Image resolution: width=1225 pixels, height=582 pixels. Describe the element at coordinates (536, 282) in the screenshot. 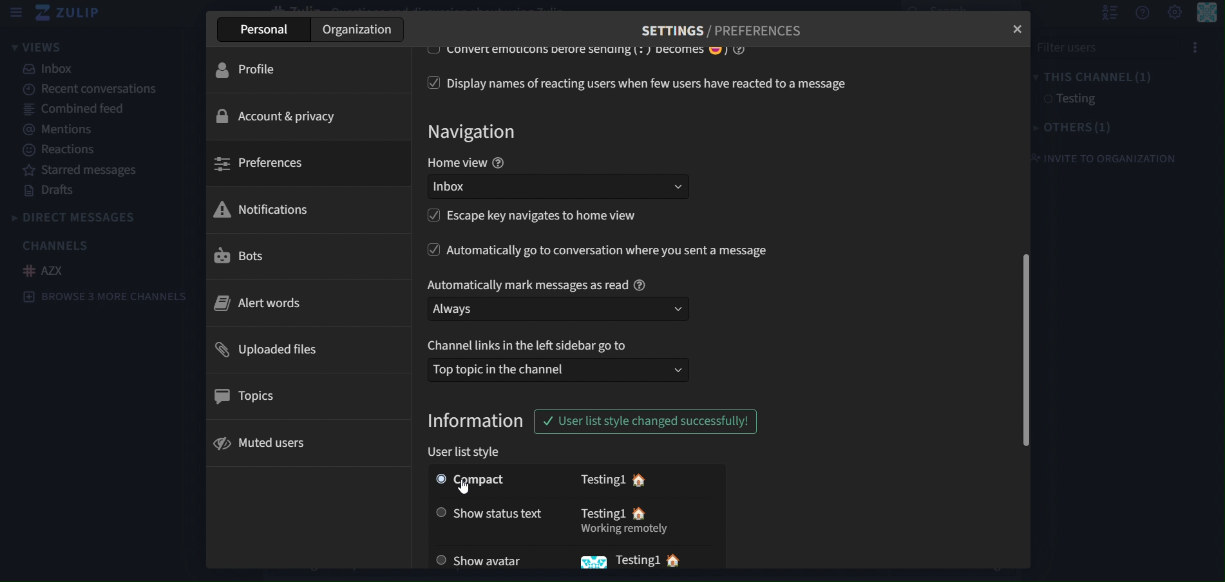

I see `Automatically mark messages as read` at that location.